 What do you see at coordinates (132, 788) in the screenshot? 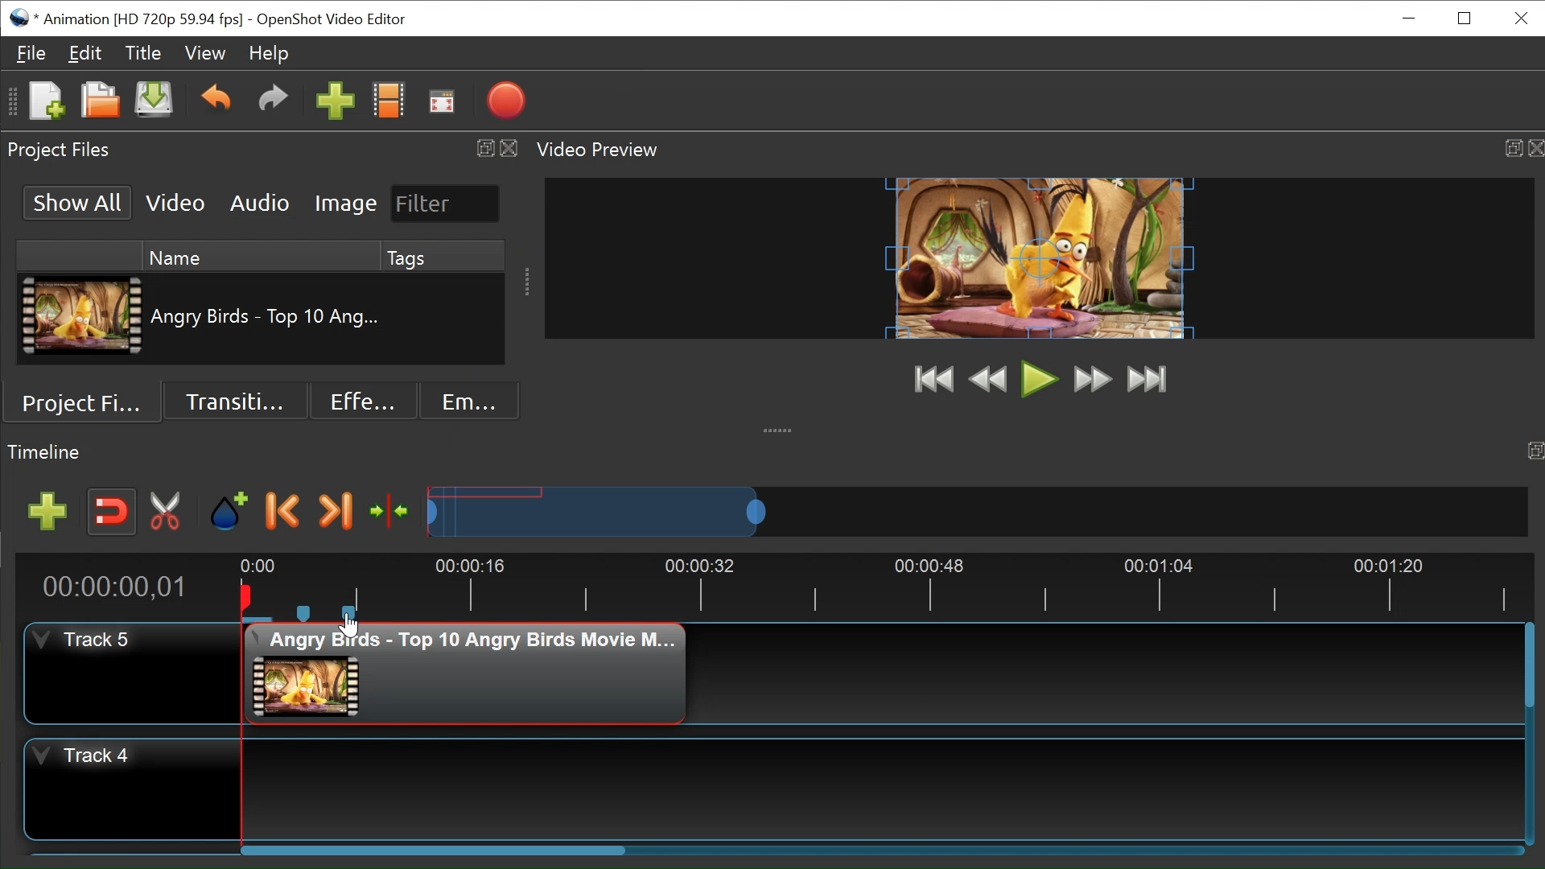
I see `Track Header` at bounding box center [132, 788].